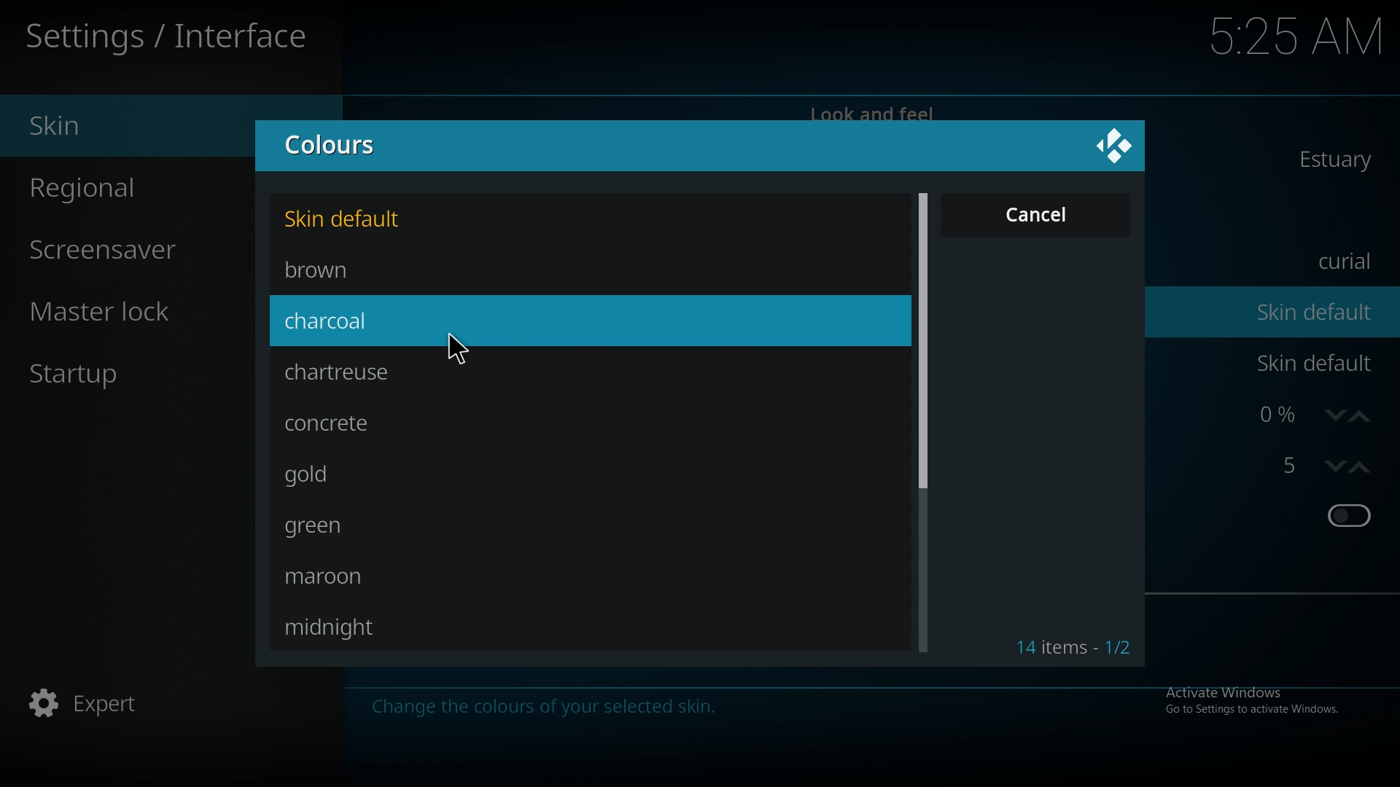 This screenshot has width=1400, height=787. What do you see at coordinates (1279, 415) in the screenshot?
I see `zoom` at bounding box center [1279, 415].